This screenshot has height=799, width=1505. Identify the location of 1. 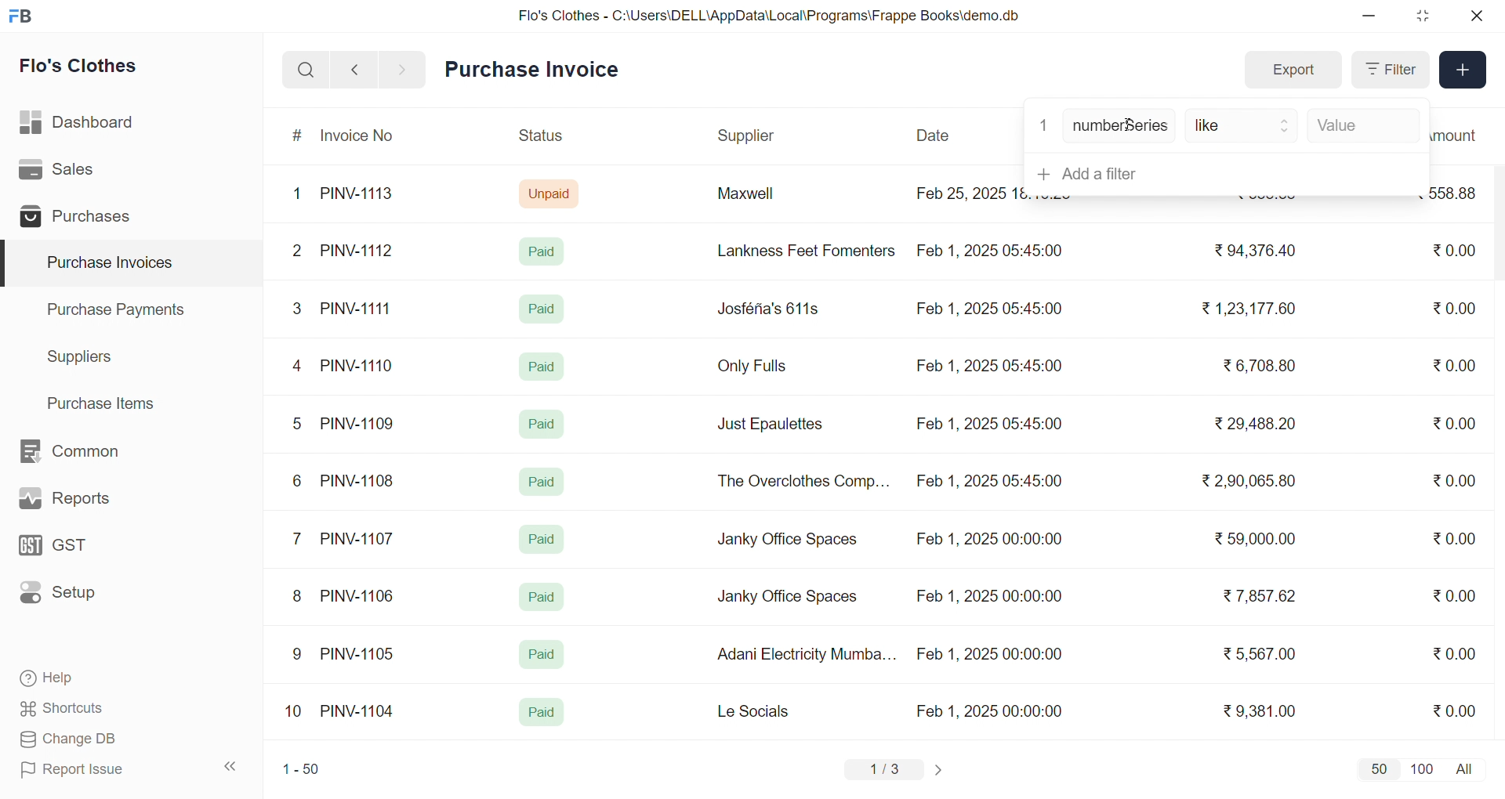
(300, 194).